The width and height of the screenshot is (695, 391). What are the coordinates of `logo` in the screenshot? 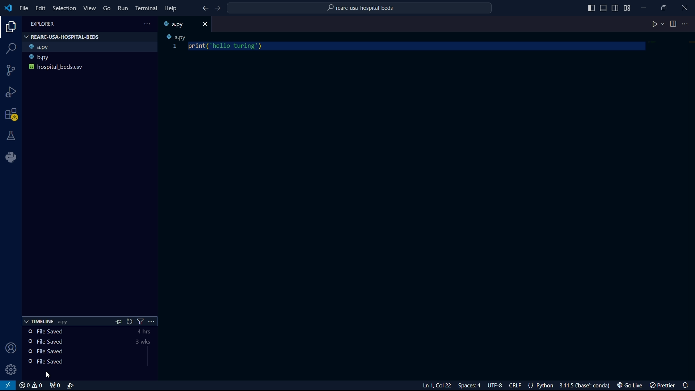 It's located at (8, 8).